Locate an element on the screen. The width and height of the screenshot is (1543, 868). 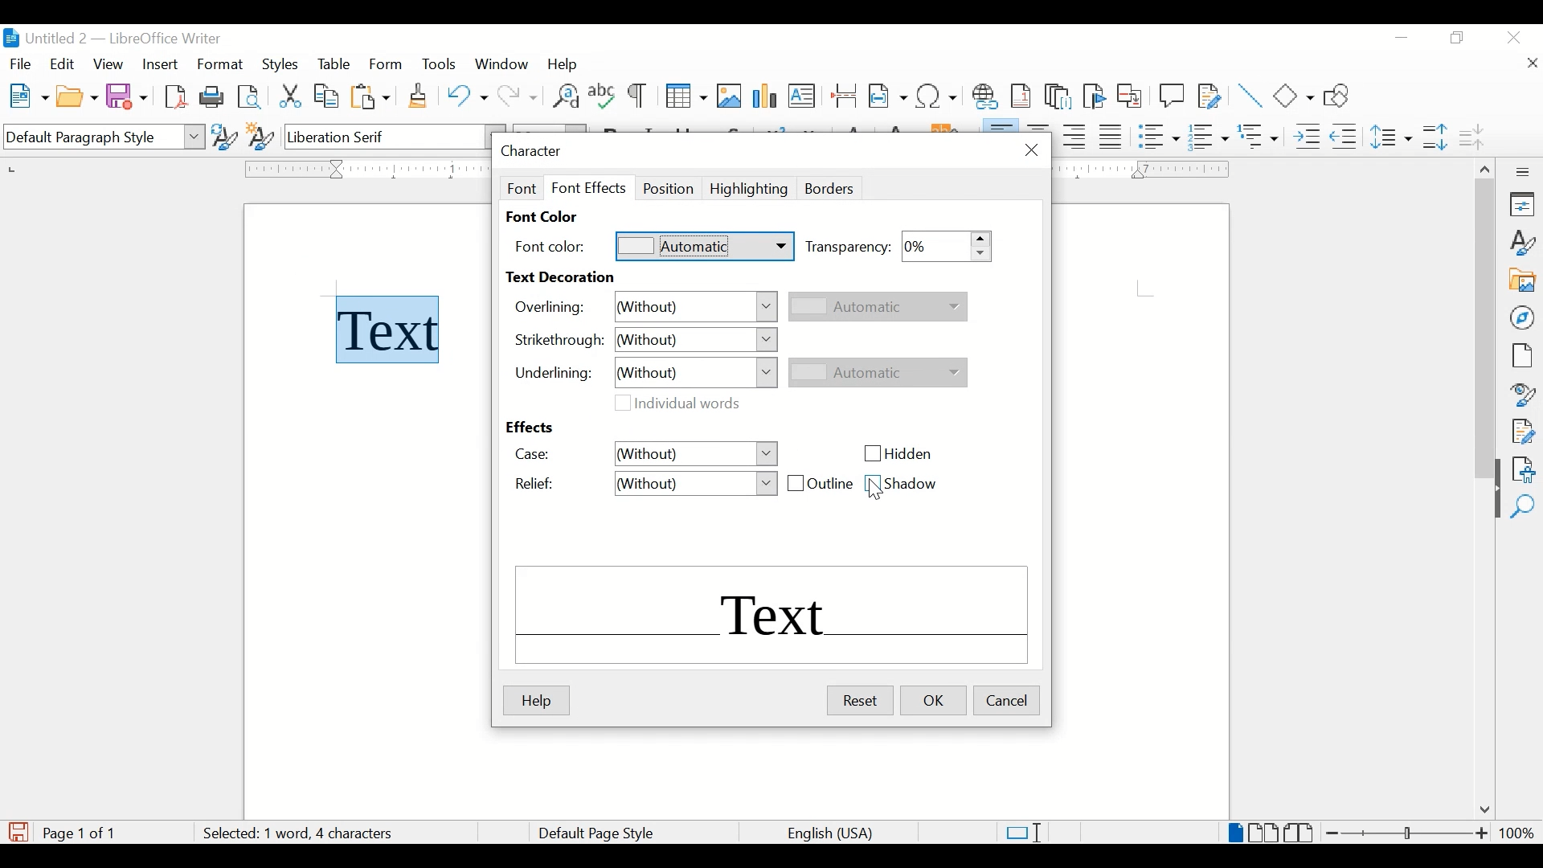
default page style is located at coordinates (593, 833).